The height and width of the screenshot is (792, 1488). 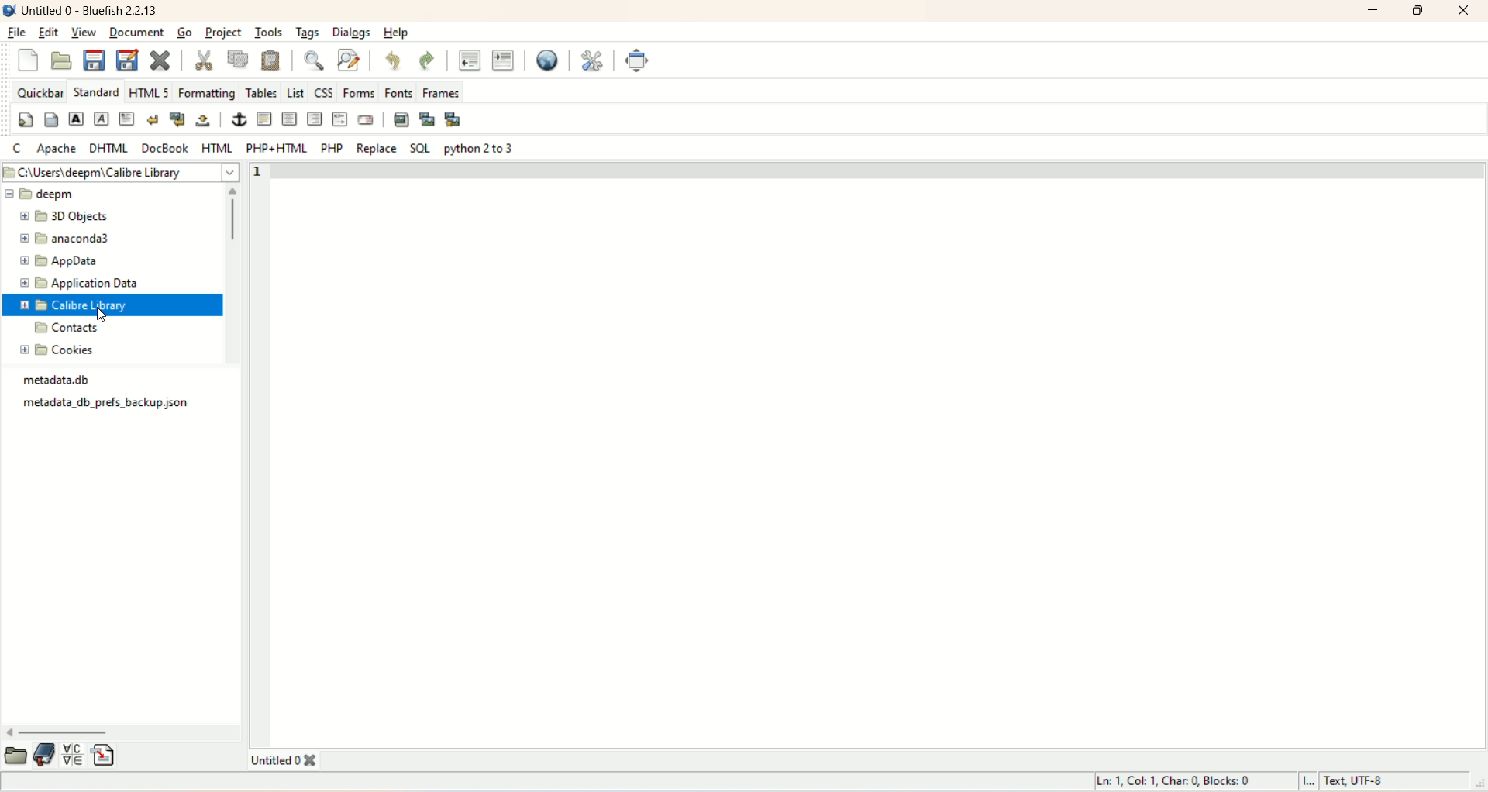 I want to click on Fullscreen, so click(x=635, y=60).